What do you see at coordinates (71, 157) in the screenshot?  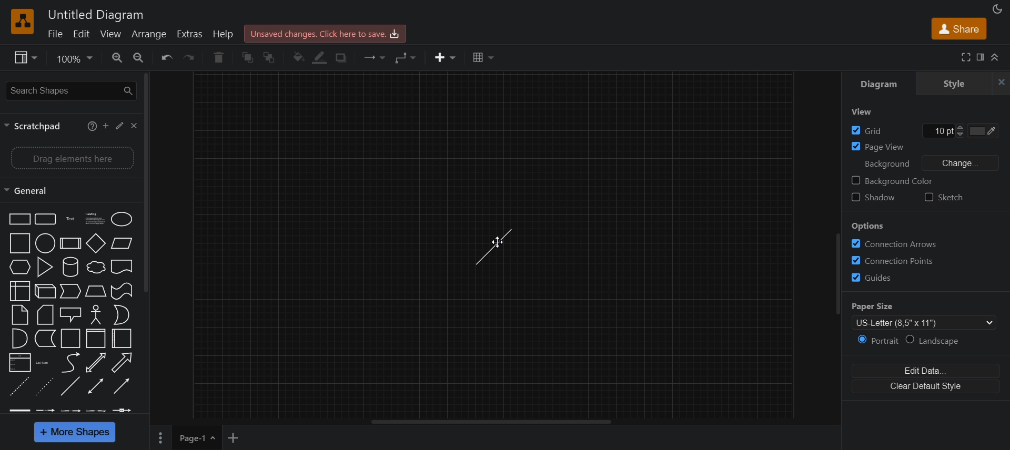 I see `drag elements here` at bounding box center [71, 157].